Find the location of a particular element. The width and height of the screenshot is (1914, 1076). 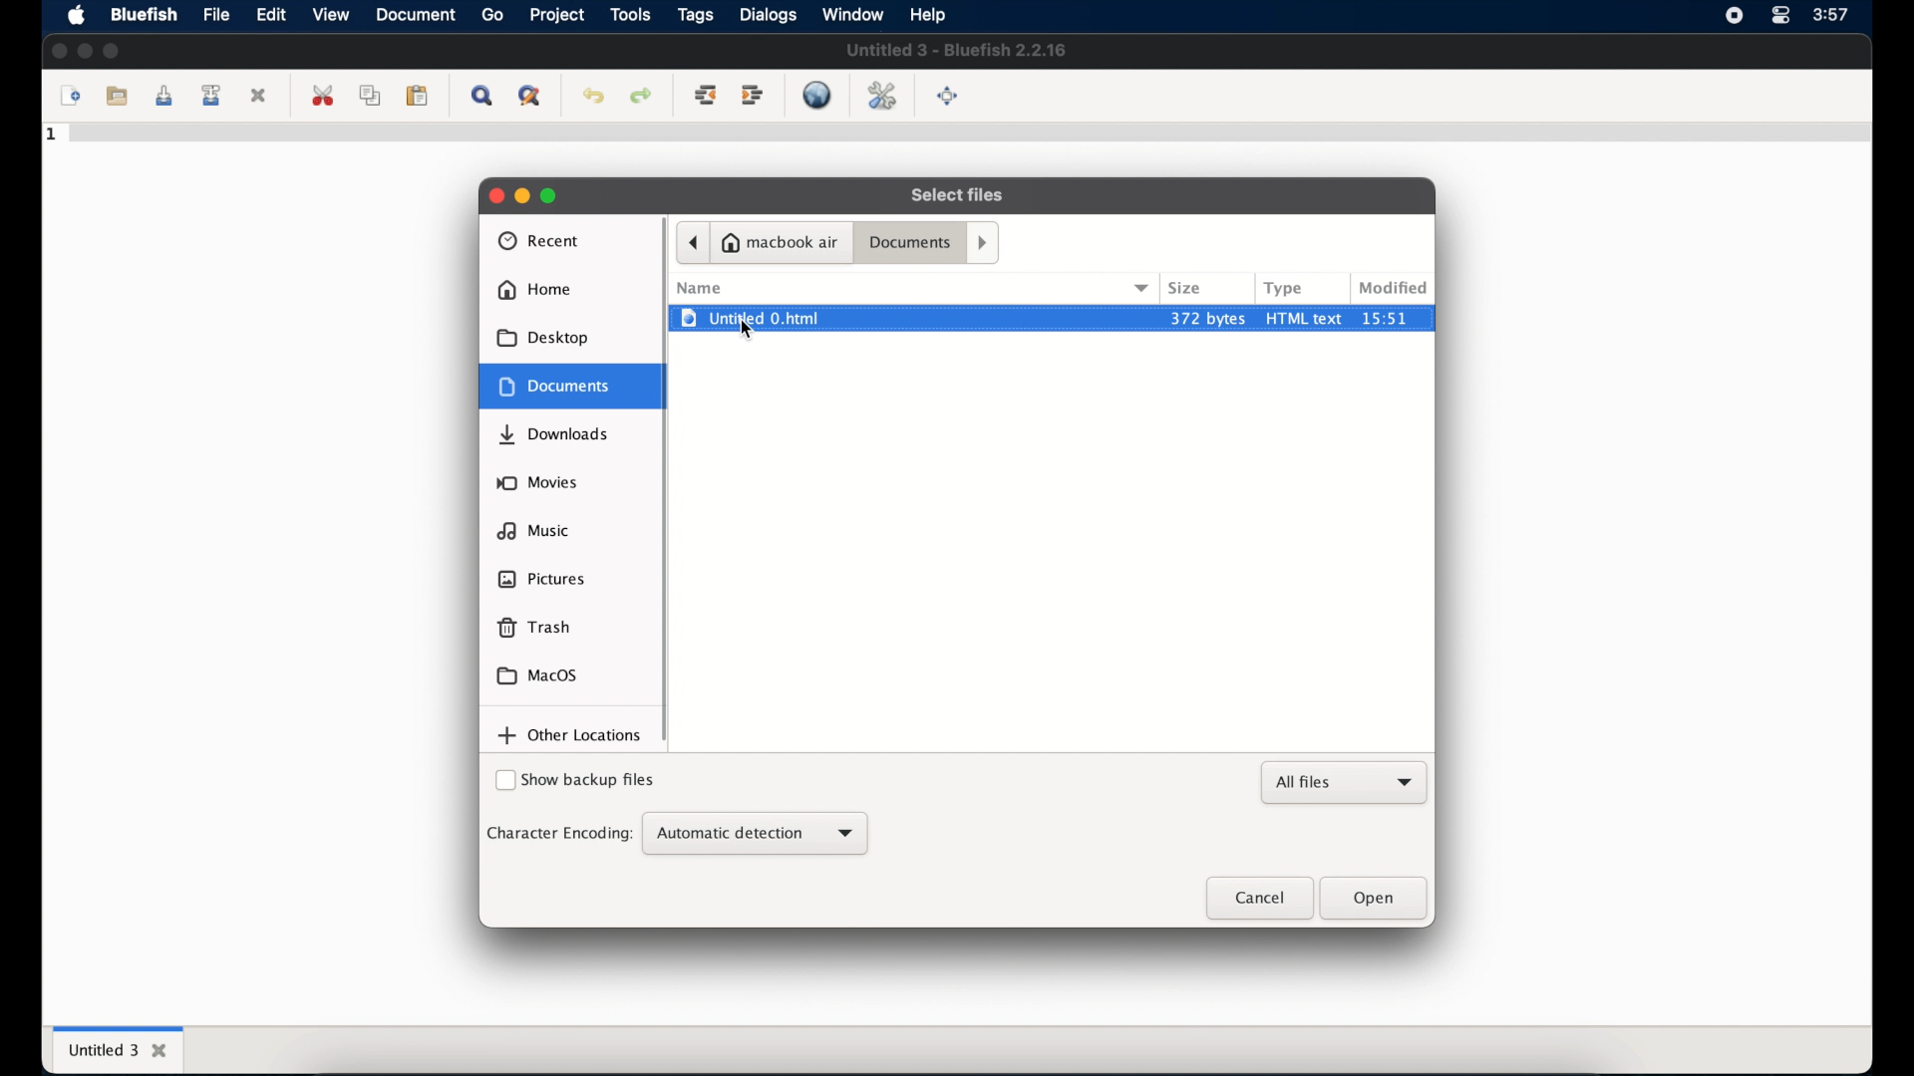

indent  is located at coordinates (753, 96).